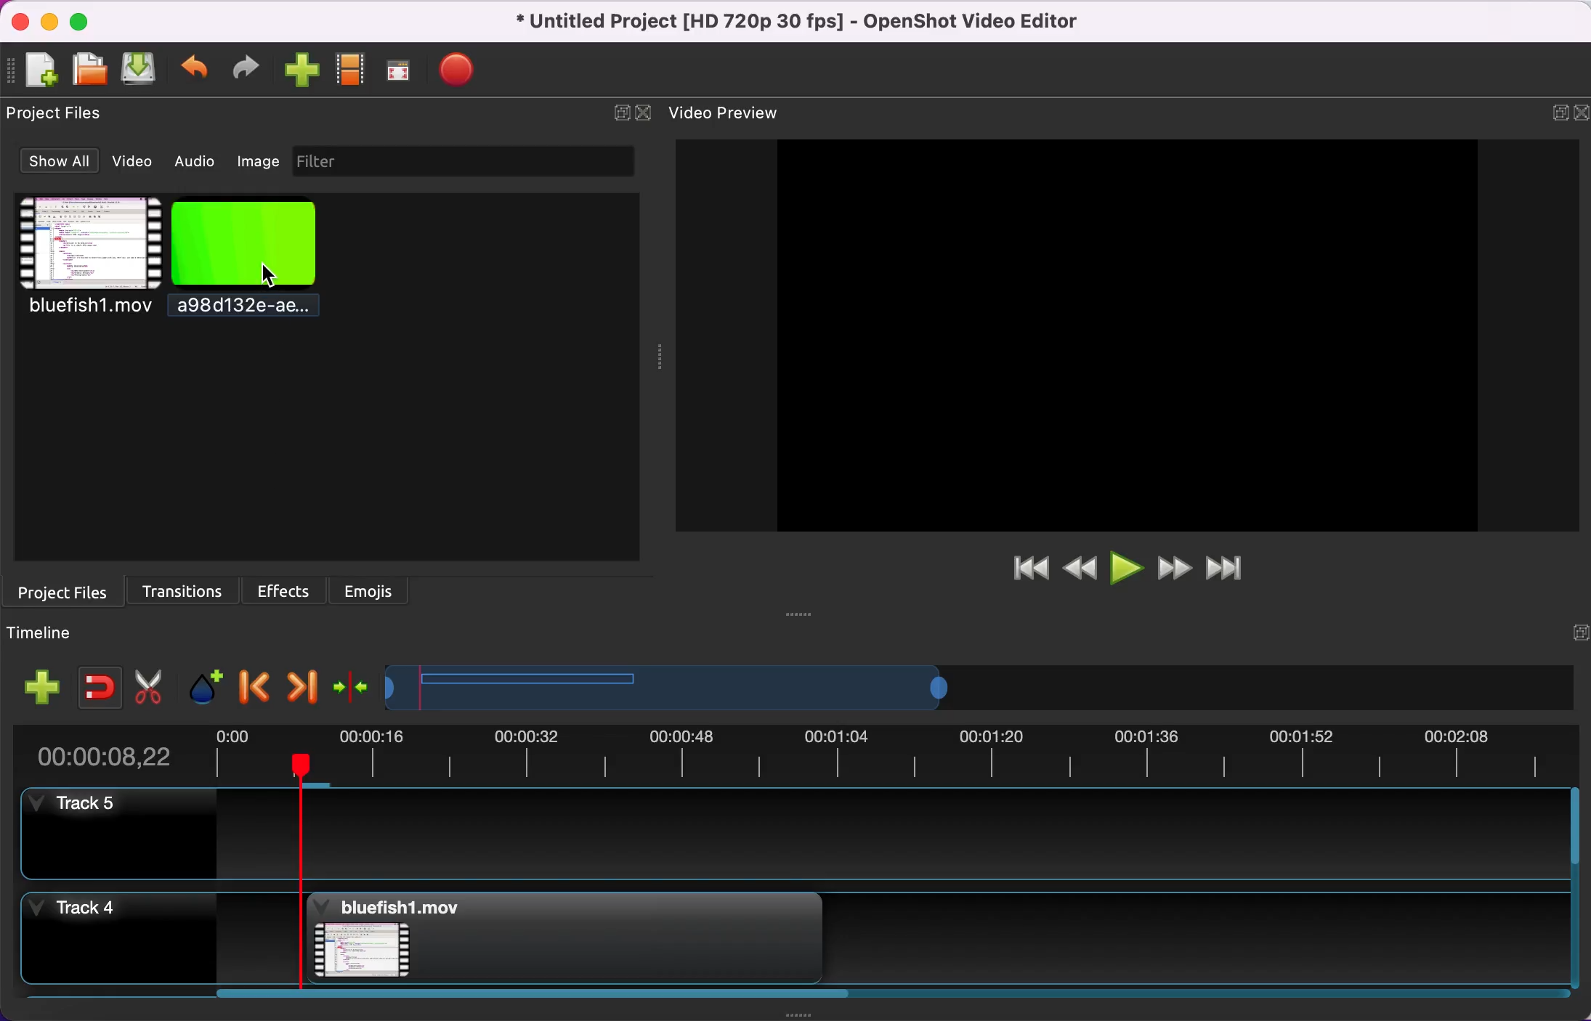 The height and width of the screenshot is (1021, 1591). Describe the element at coordinates (1130, 570) in the screenshot. I see `play` at that location.